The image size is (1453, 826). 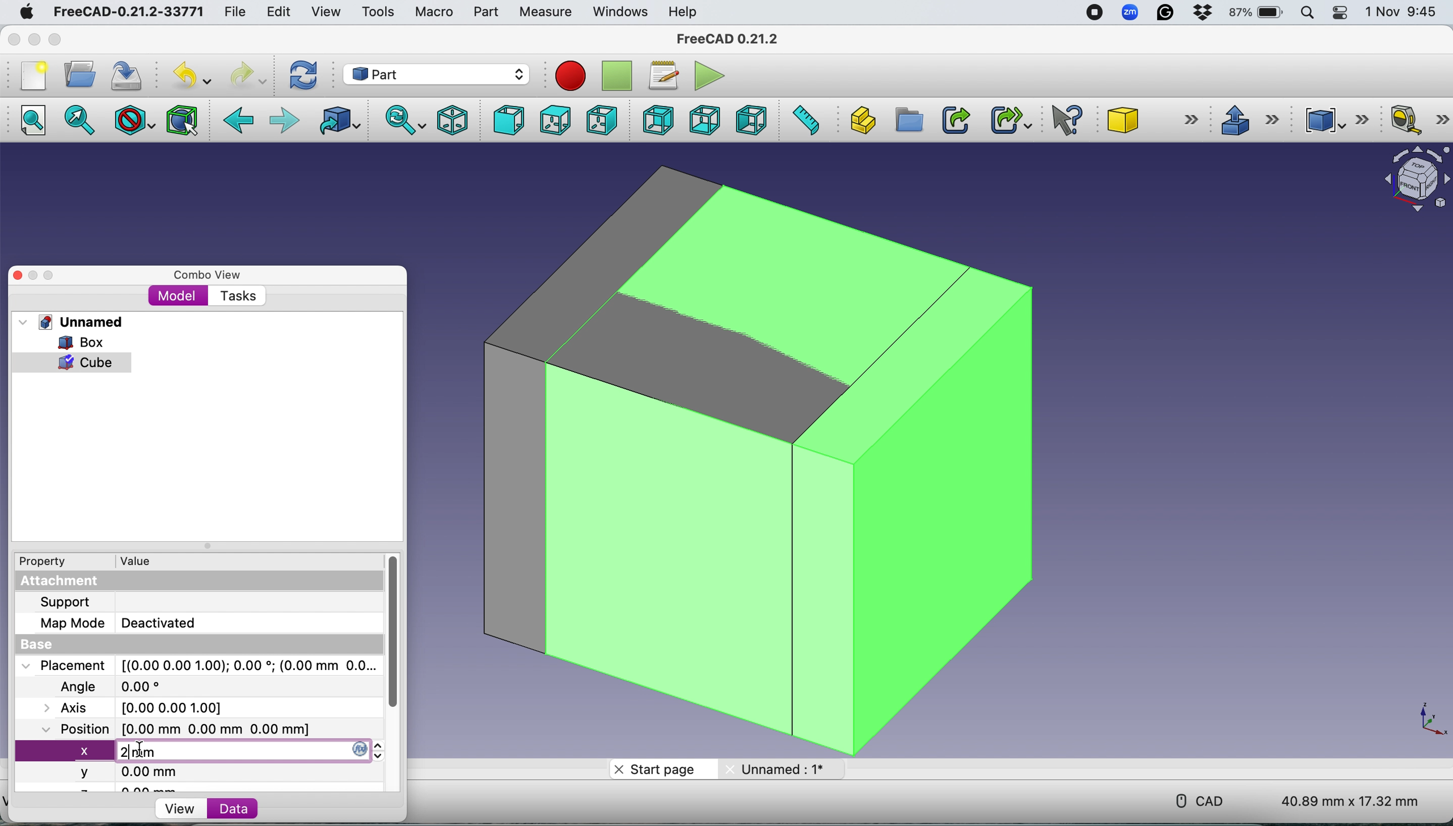 I want to click on Tools, so click(x=377, y=11).